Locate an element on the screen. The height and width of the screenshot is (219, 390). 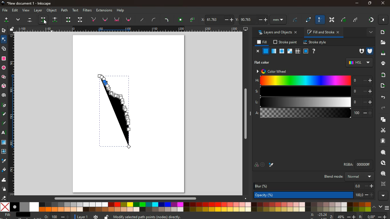
angle is located at coordinates (357, 19).